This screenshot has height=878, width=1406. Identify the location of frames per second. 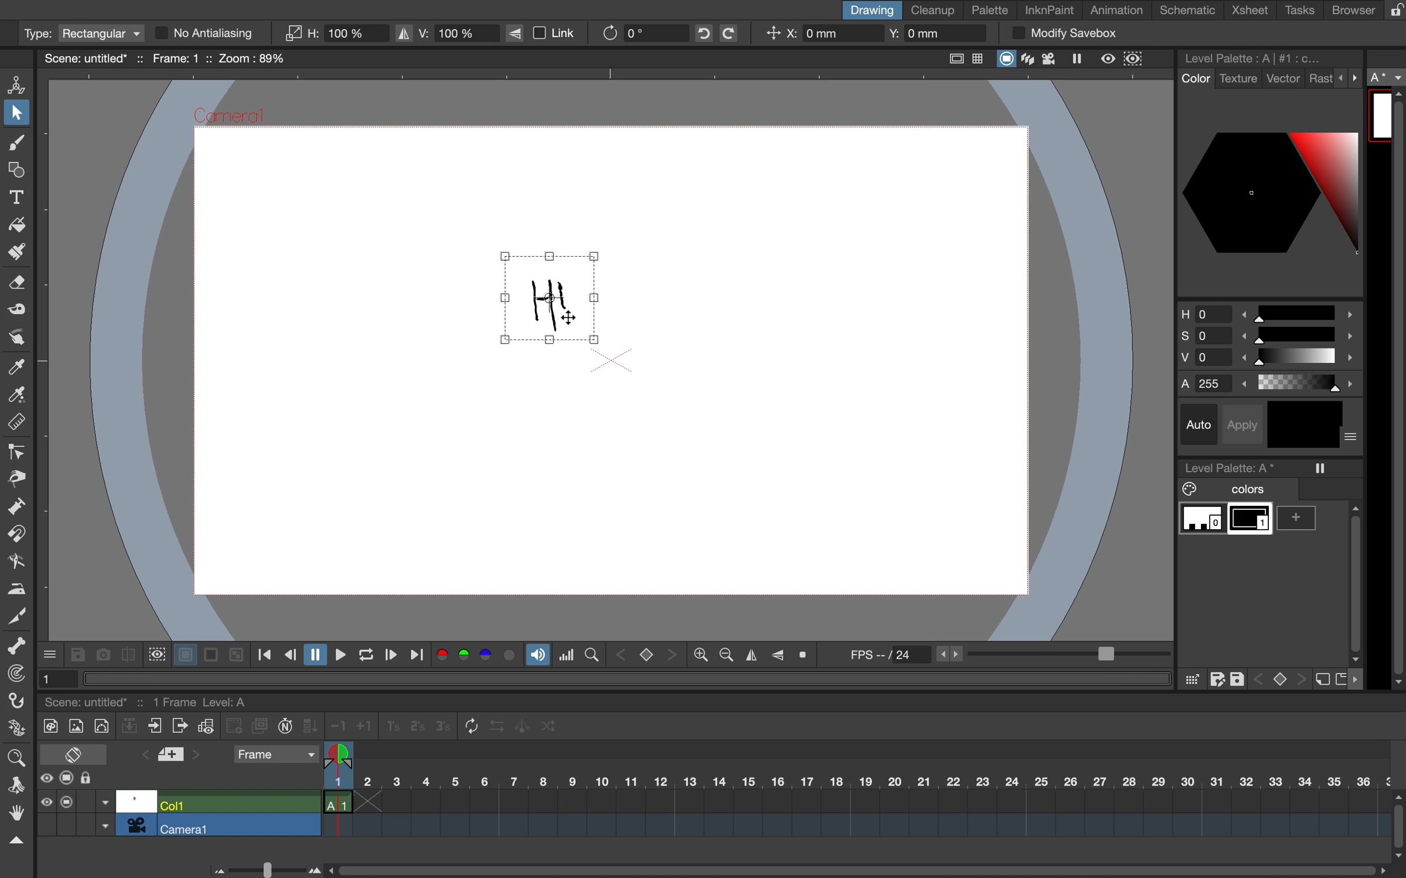
(1003, 656).